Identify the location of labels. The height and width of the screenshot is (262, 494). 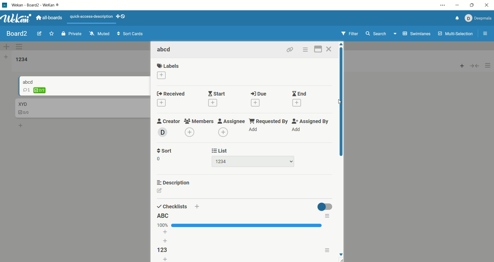
(169, 66).